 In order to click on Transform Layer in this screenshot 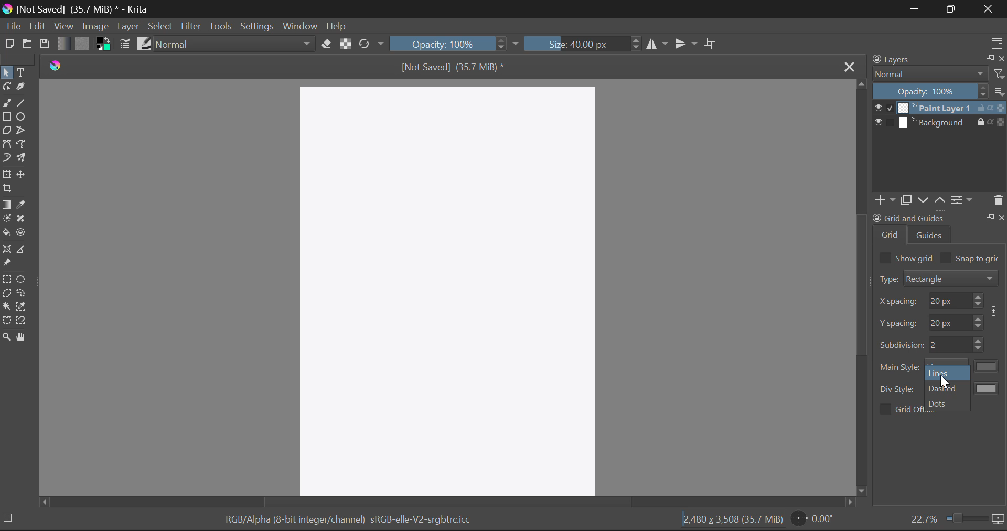, I will do `click(6, 175)`.